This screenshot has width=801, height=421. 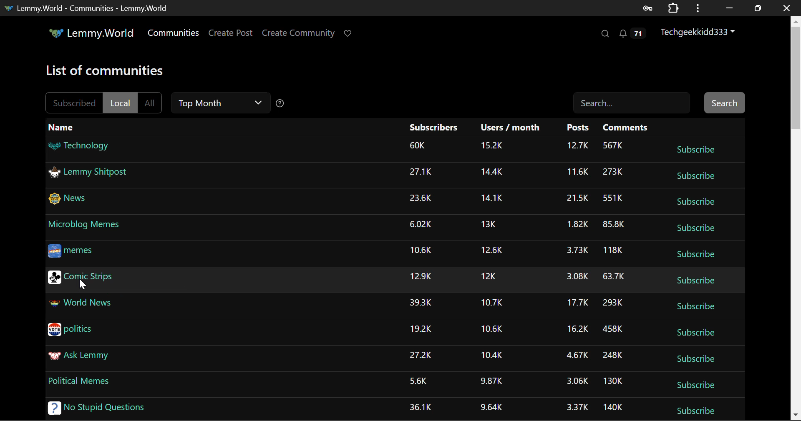 What do you see at coordinates (493, 356) in the screenshot?
I see `10.4K` at bounding box center [493, 356].